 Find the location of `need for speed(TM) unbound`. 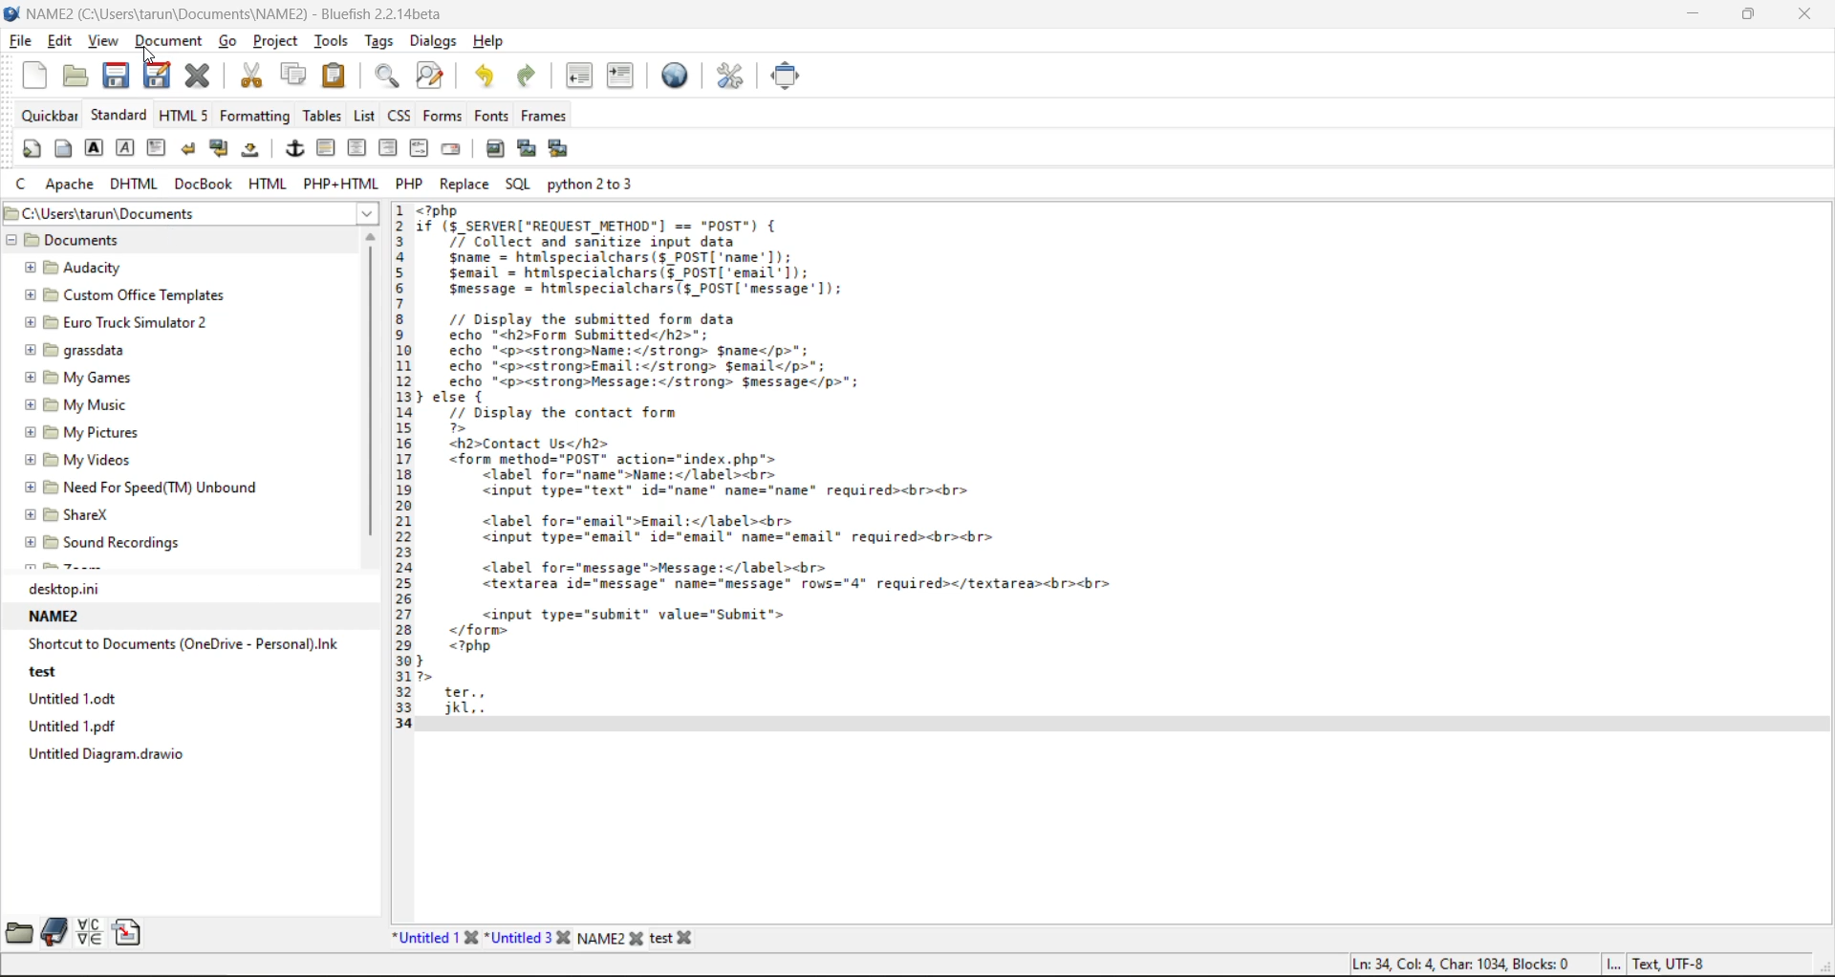

need for speed(TM) unbound is located at coordinates (142, 486).